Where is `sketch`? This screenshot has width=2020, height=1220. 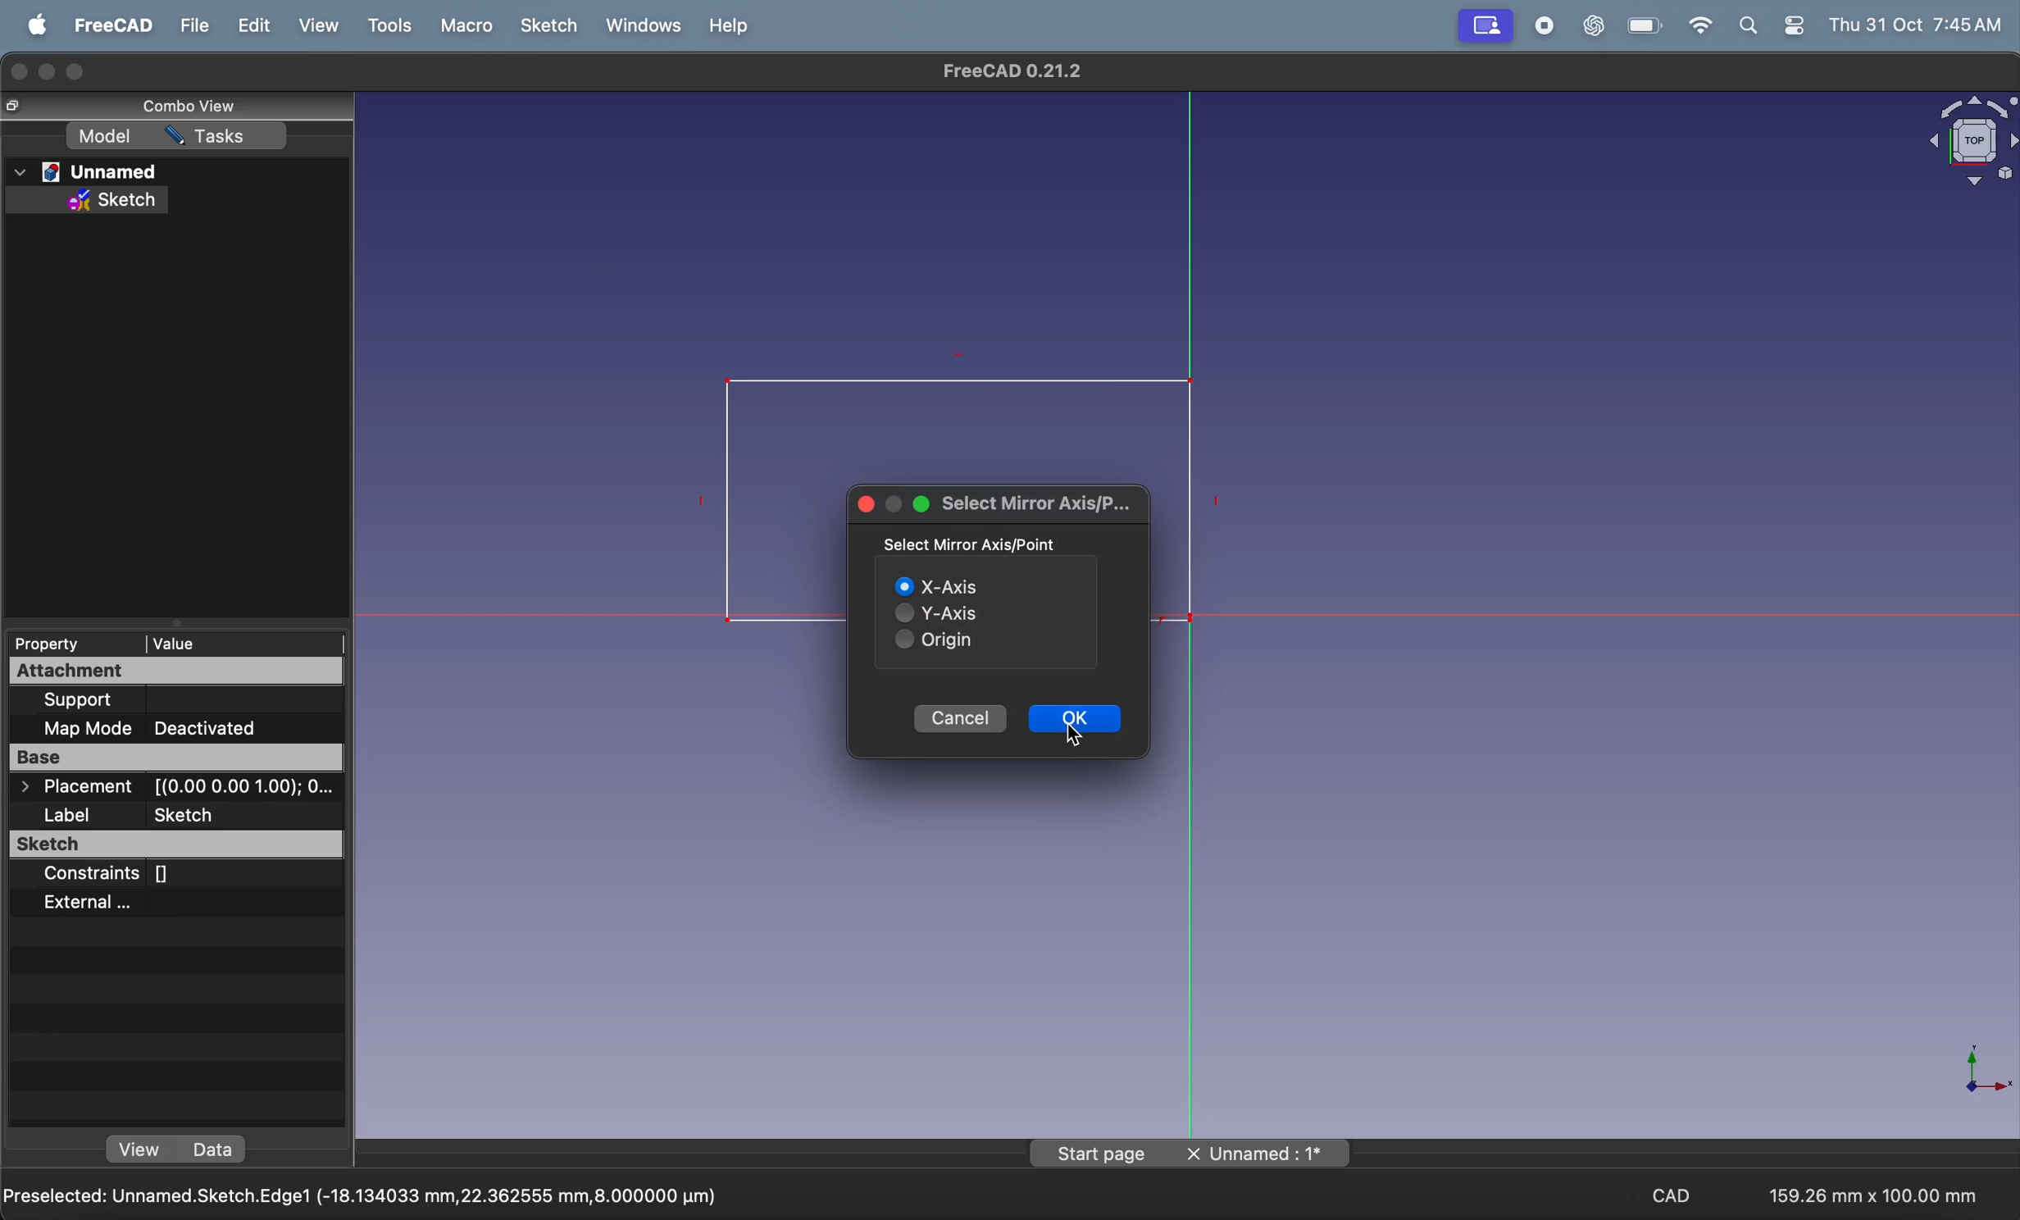 sketch is located at coordinates (548, 27).